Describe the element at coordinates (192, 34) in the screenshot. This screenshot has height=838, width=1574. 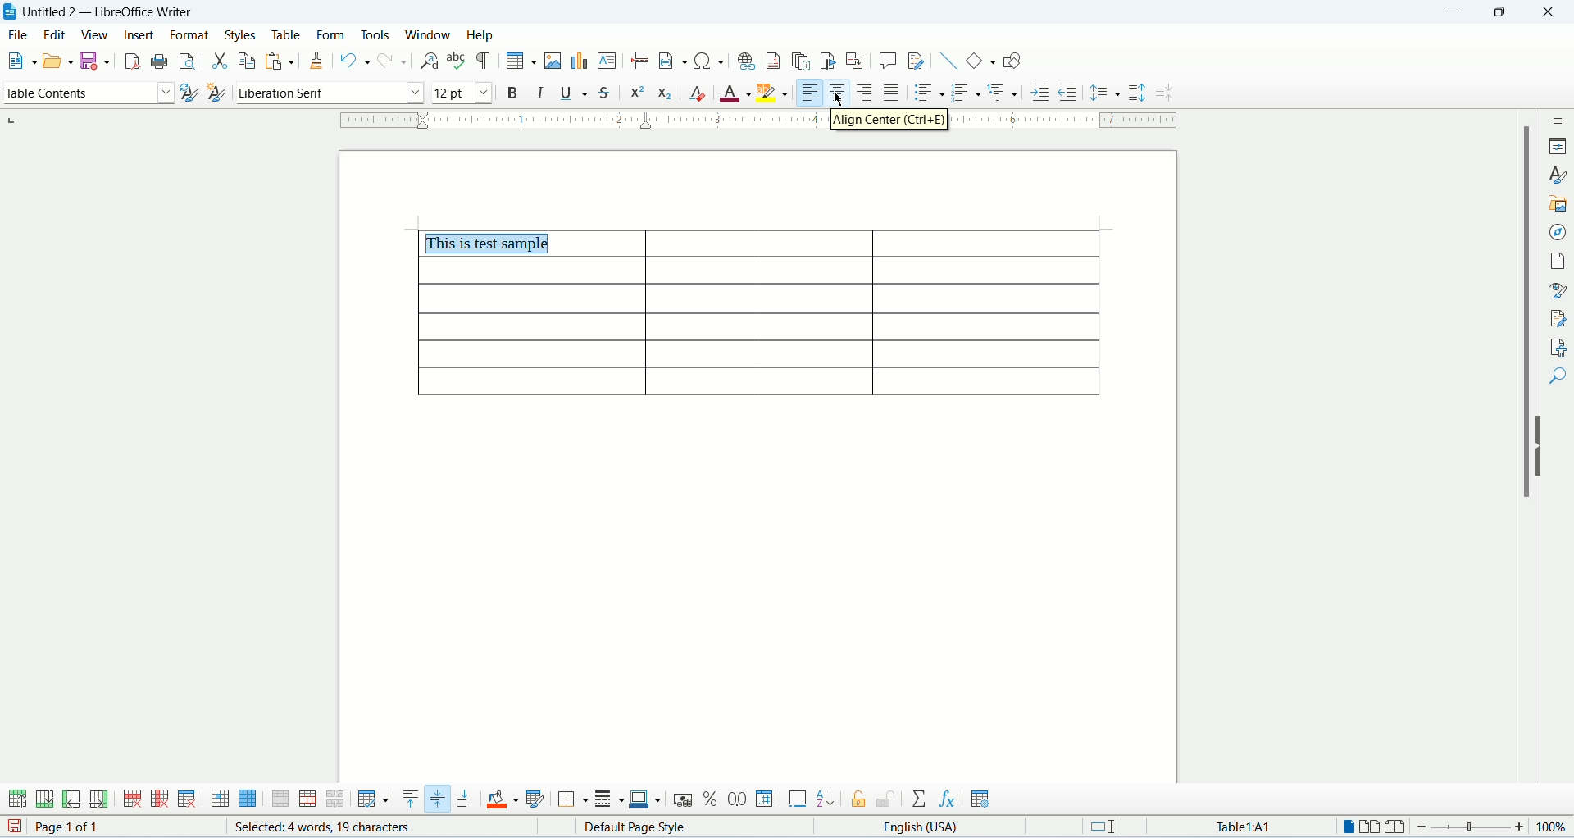
I see `format` at that location.